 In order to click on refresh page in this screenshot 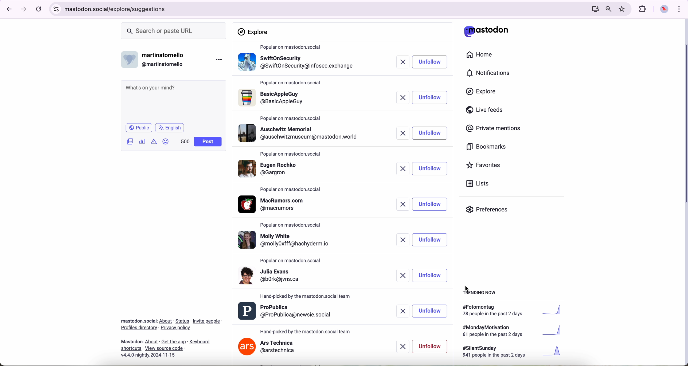, I will do `click(39, 9)`.